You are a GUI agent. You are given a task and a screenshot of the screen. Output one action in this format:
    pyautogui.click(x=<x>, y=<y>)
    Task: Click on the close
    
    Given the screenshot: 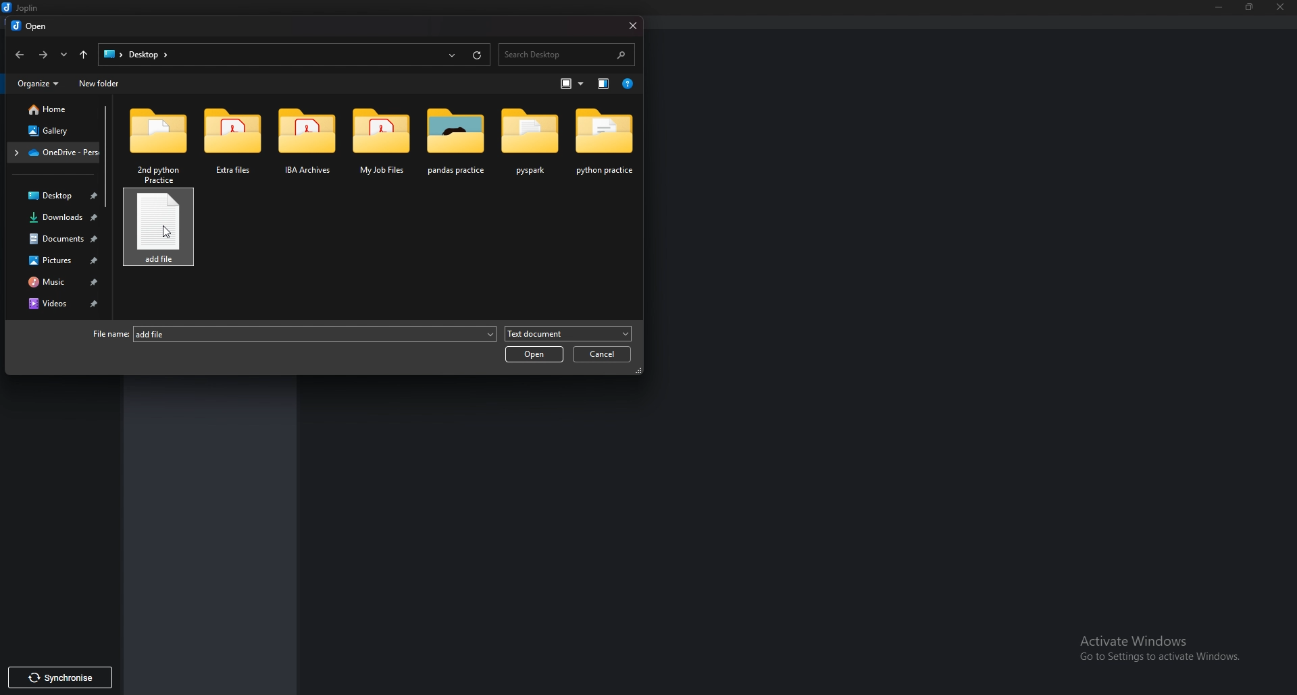 What is the action you would take?
    pyautogui.click(x=1280, y=9)
    